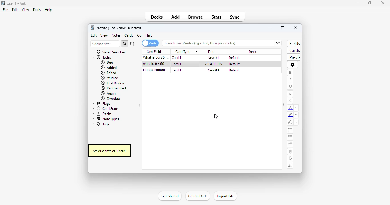 This screenshot has height=205, width=390. Describe the element at coordinates (195, 17) in the screenshot. I see `browse` at that location.